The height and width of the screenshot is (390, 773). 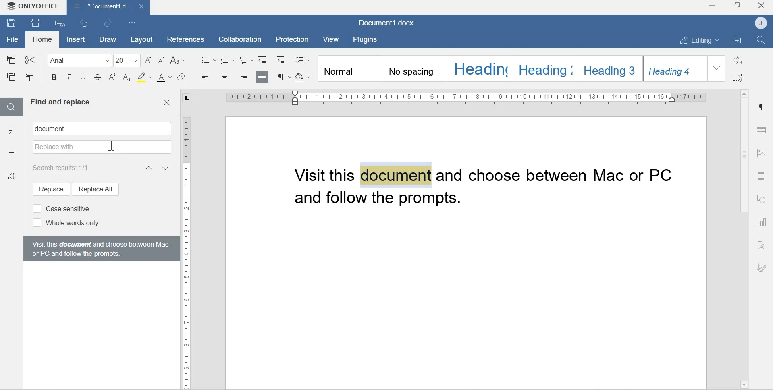 I want to click on Next result, so click(x=166, y=168).